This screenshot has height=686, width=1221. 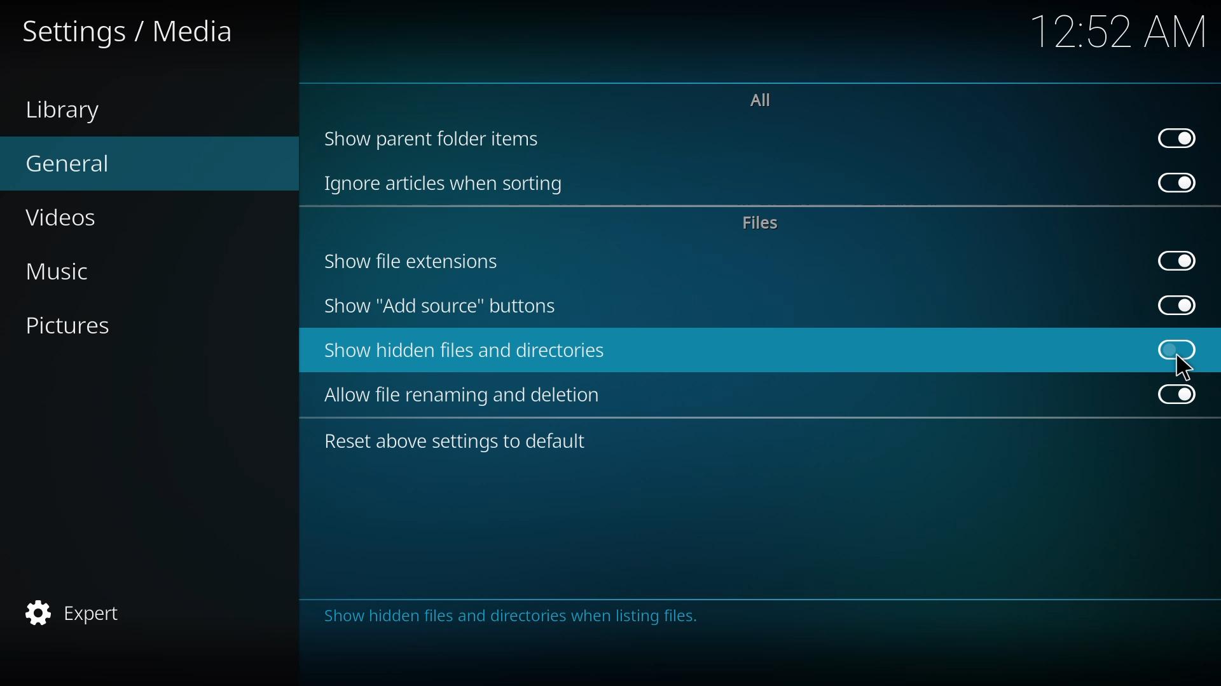 What do you see at coordinates (1178, 350) in the screenshot?
I see `click to enable` at bounding box center [1178, 350].